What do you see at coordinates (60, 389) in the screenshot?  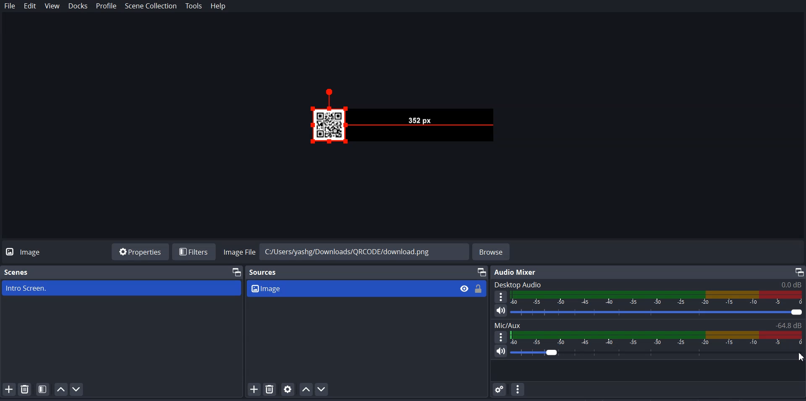 I see `Move scene Up` at bounding box center [60, 389].